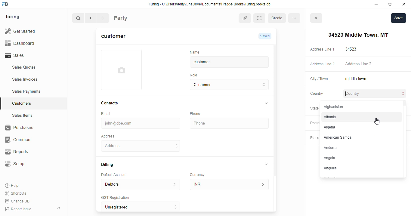  Describe the element at coordinates (319, 79) in the screenshot. I see `City / Town` at that location.